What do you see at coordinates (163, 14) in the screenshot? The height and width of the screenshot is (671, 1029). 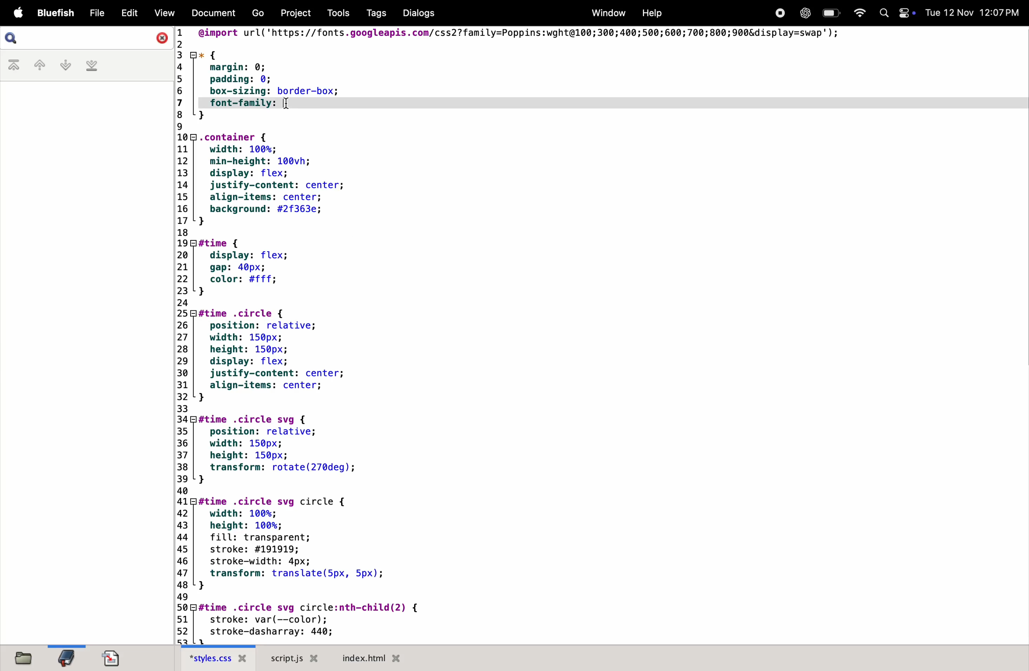 I see `view` at bounding box center [163, 14].